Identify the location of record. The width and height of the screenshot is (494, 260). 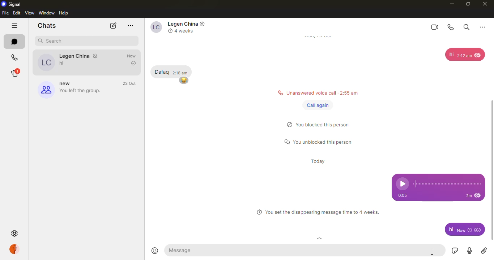
(468, 251).